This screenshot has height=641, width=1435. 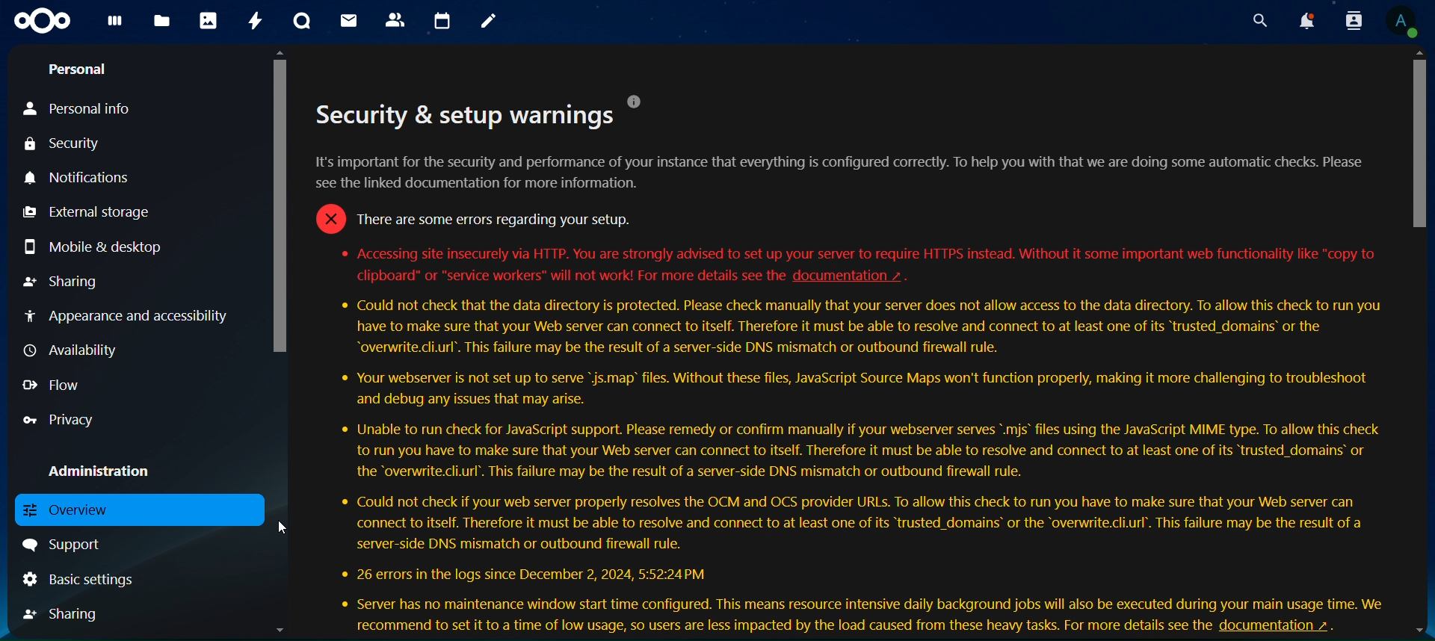 What do you see at coordinates (283, 528) in the screenshot?
I see `cursor` at bounding box center [283, 528].